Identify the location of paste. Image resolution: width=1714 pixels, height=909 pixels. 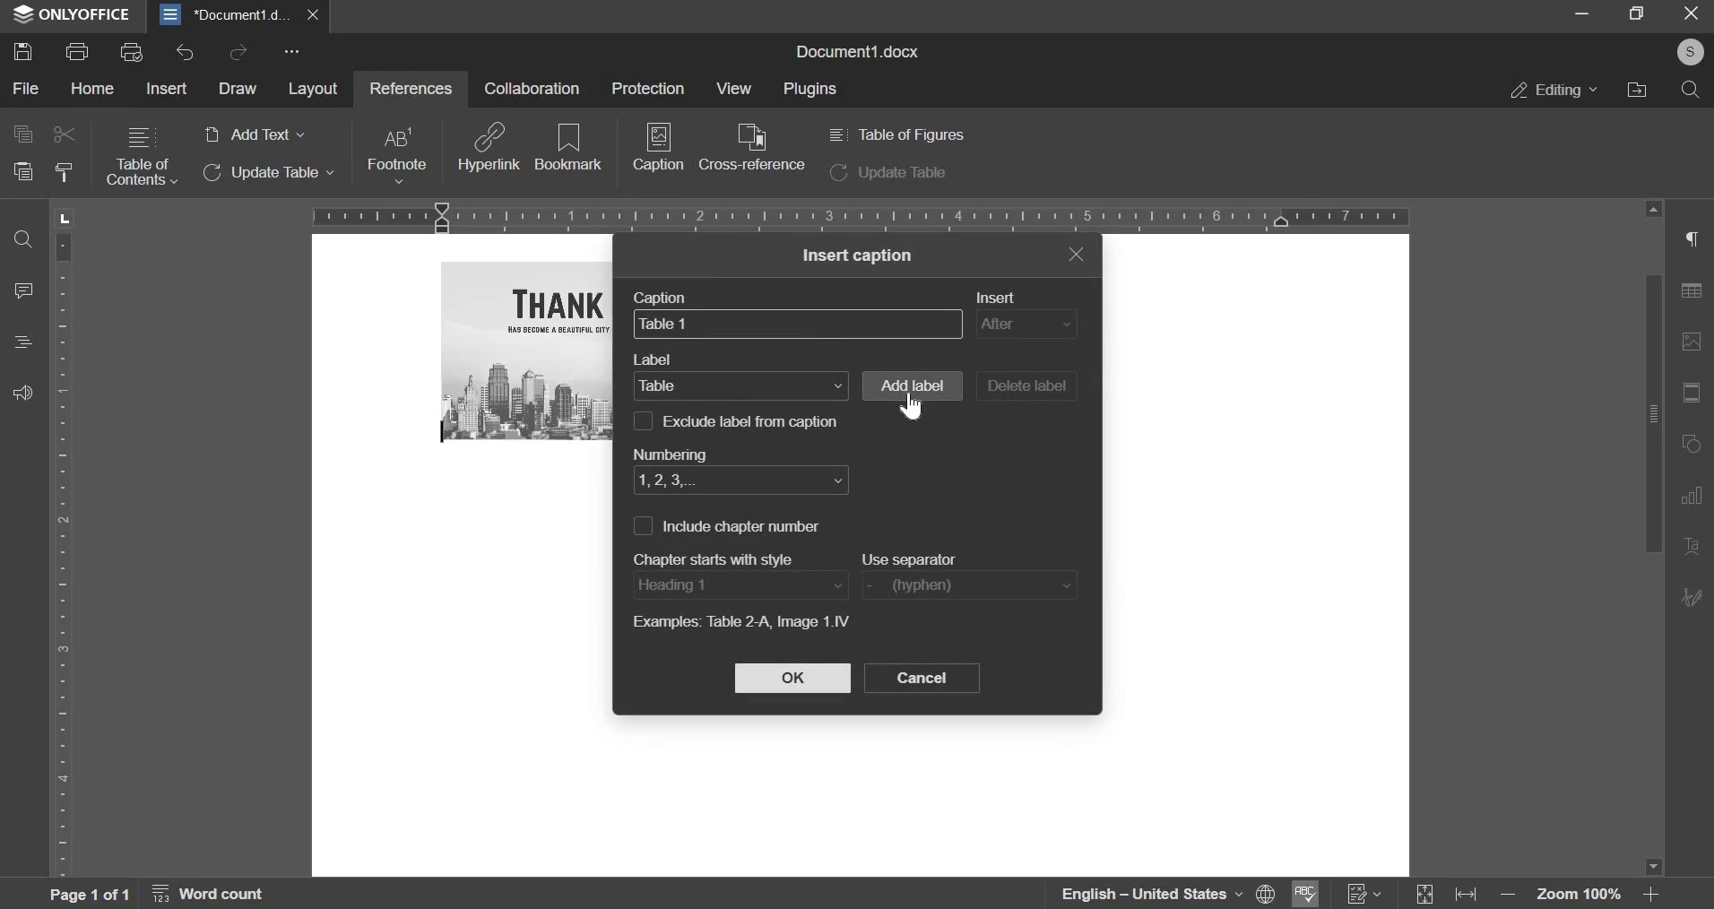
(22, 171).